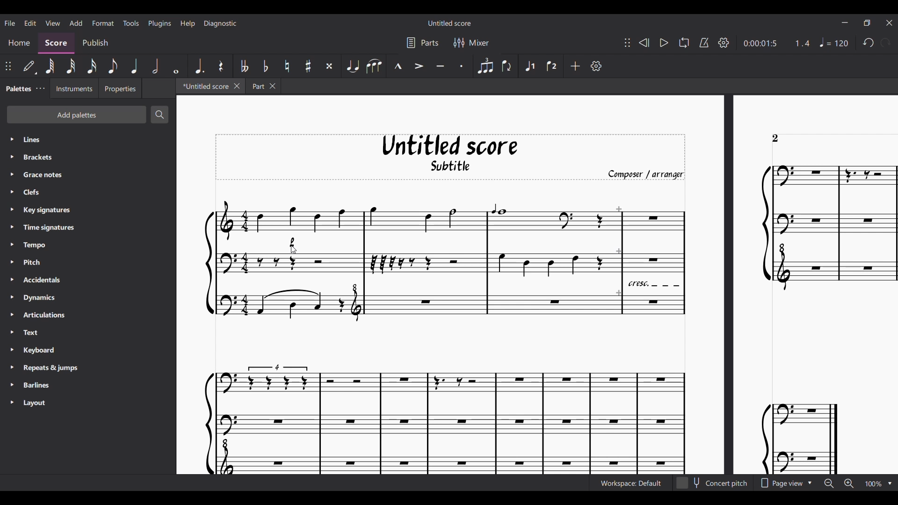  I want to click on Parts settings, so click(423, 43).